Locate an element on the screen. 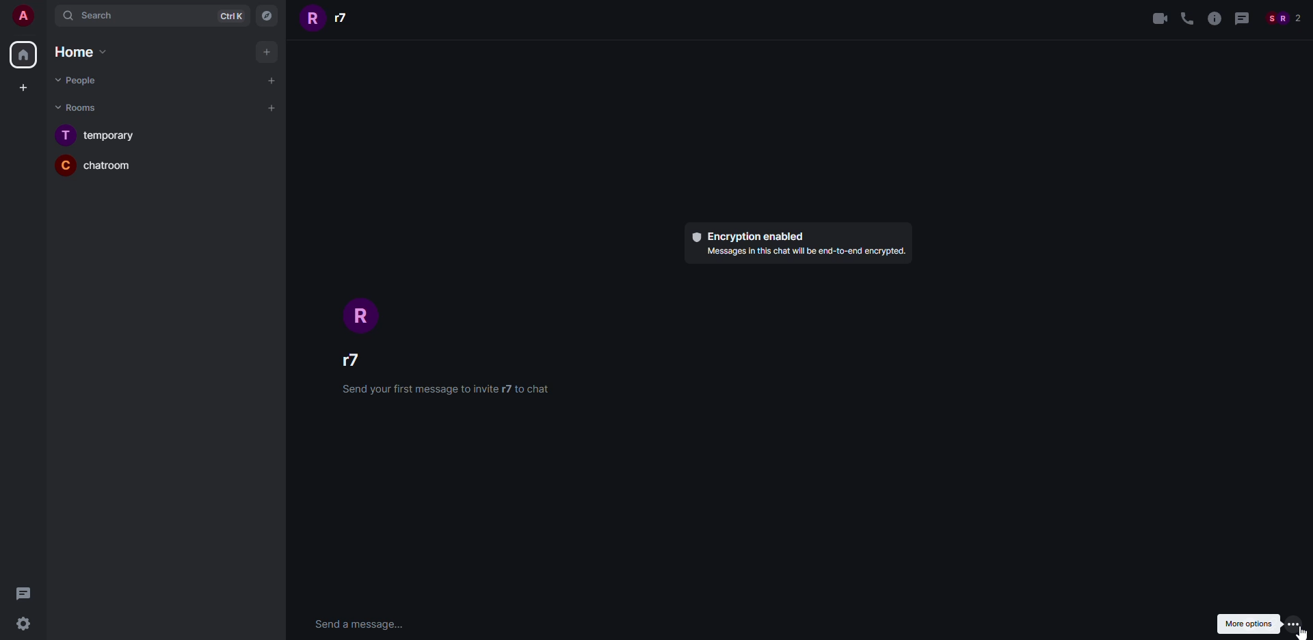  settingd is located at coordinates (21, 626).